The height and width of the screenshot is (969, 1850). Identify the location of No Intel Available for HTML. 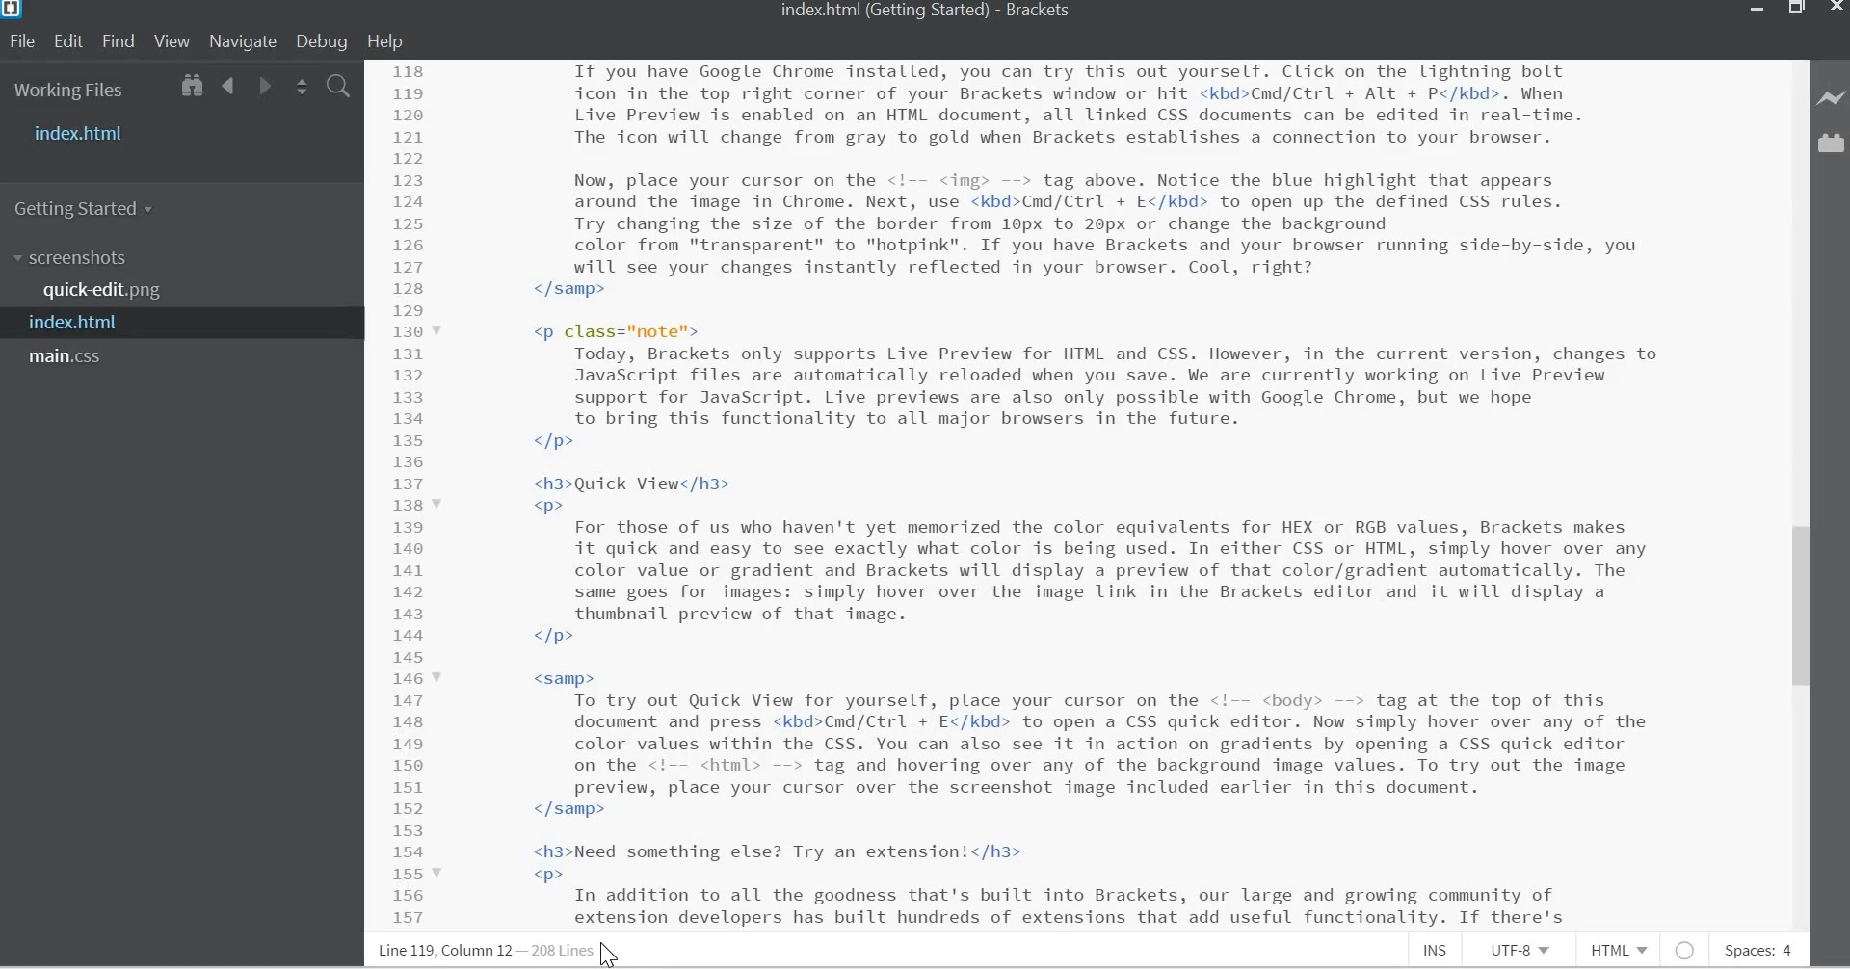
(1685, 952).